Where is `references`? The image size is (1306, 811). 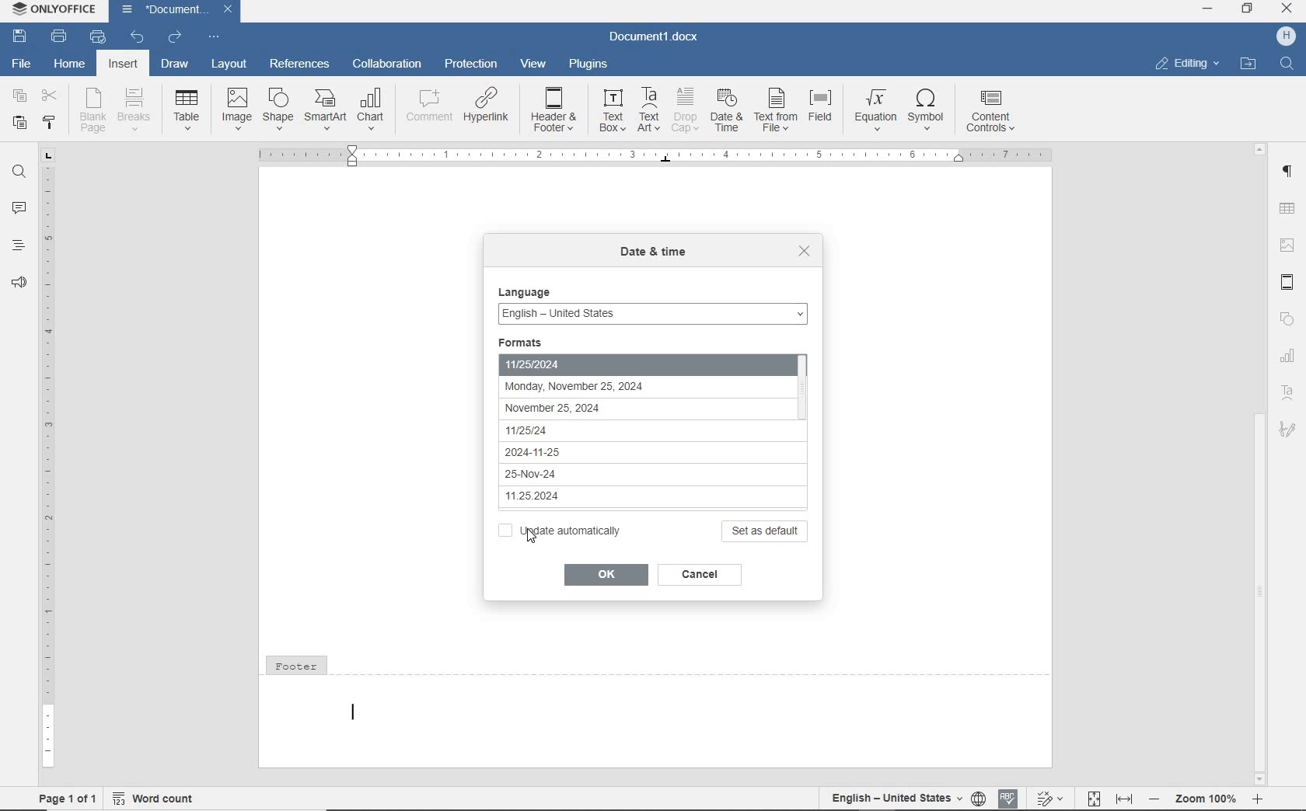 references is located at coordinates (300, 63).